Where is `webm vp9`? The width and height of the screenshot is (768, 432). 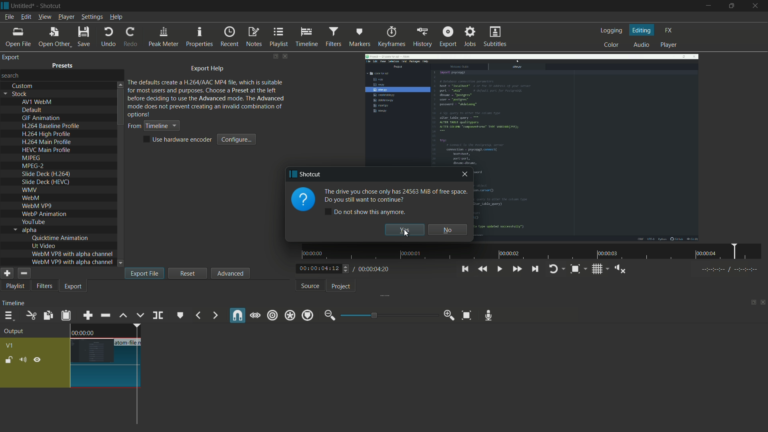
webm vp9 is located at coordinates (36, 206).